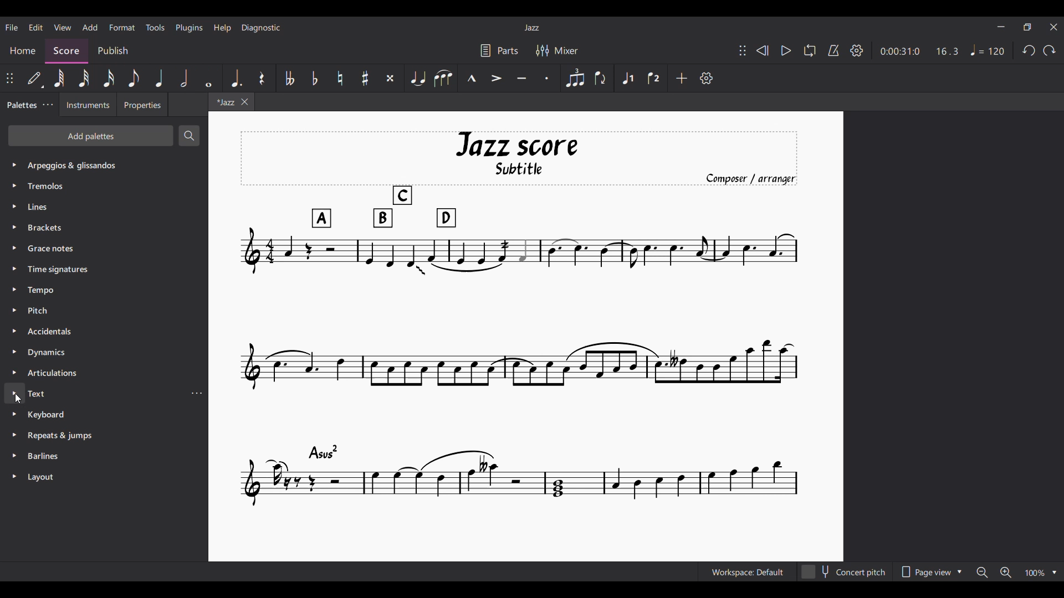 The image size is (1064, 598). I want to click on Concert pitch toggle, so click(845, 571).